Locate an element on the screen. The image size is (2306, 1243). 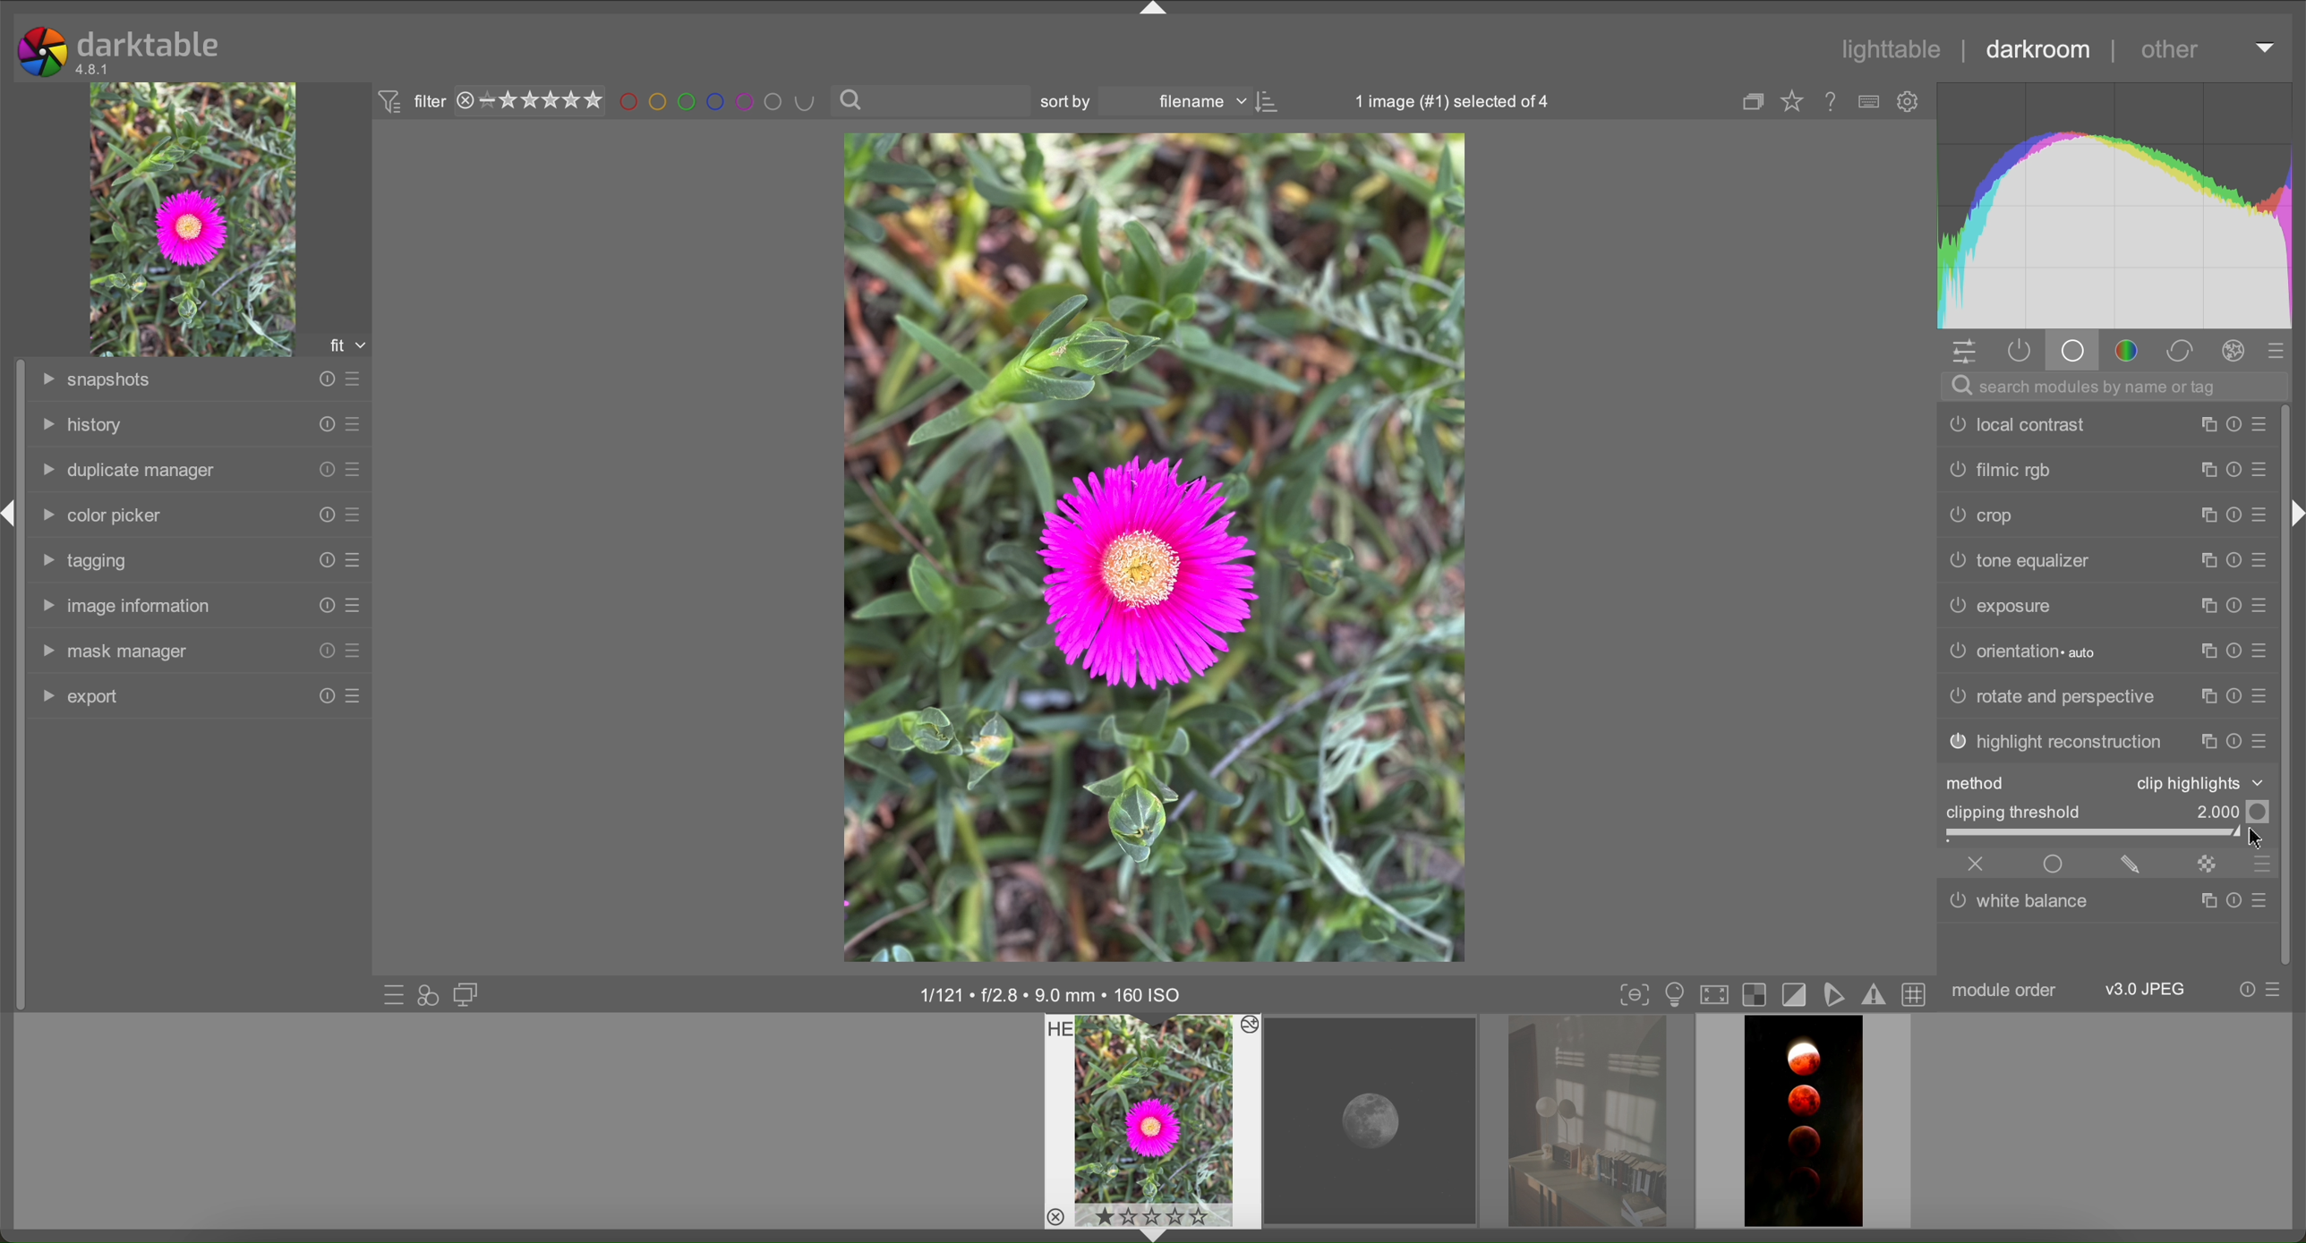
filter is located at coordinates (407, 102).